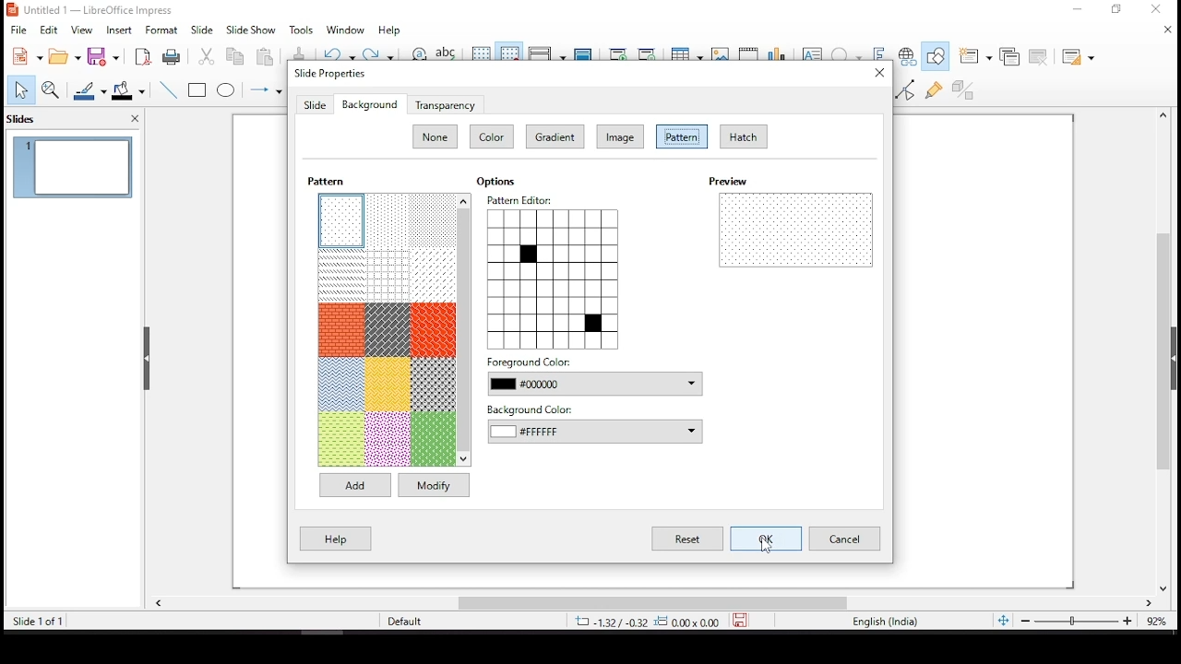 The width and height of the screenshot is (1181, 664). What do you see at coordinates (904, 90) in the screenshot?
I see `toggle point edit mode` at bounding box center [904, 90].